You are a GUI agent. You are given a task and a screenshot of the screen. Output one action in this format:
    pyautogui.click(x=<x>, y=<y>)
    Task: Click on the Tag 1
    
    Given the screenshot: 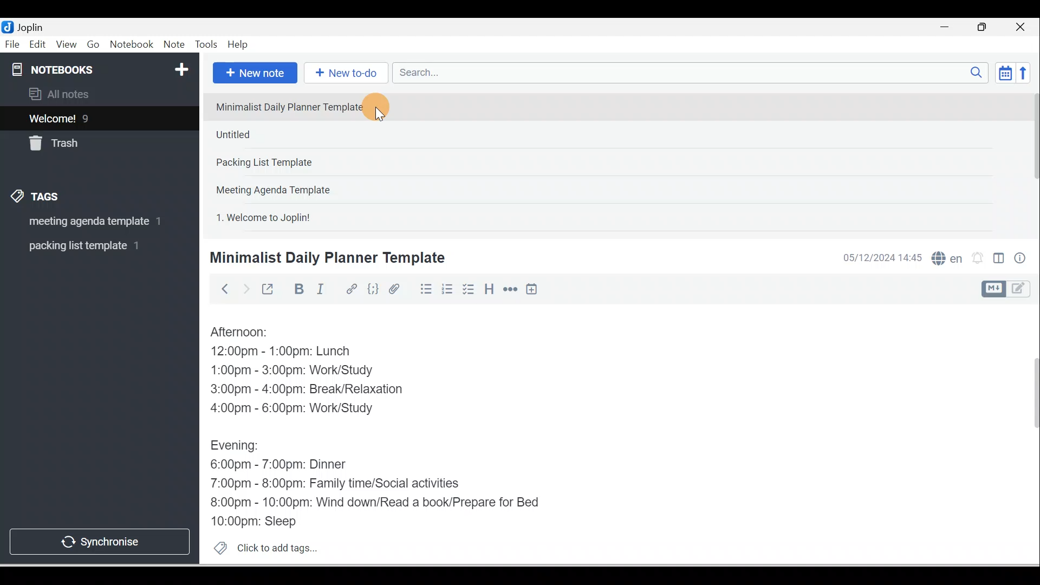 What is the action you would take?
    pyautogui.click(x=85, y=222)
    